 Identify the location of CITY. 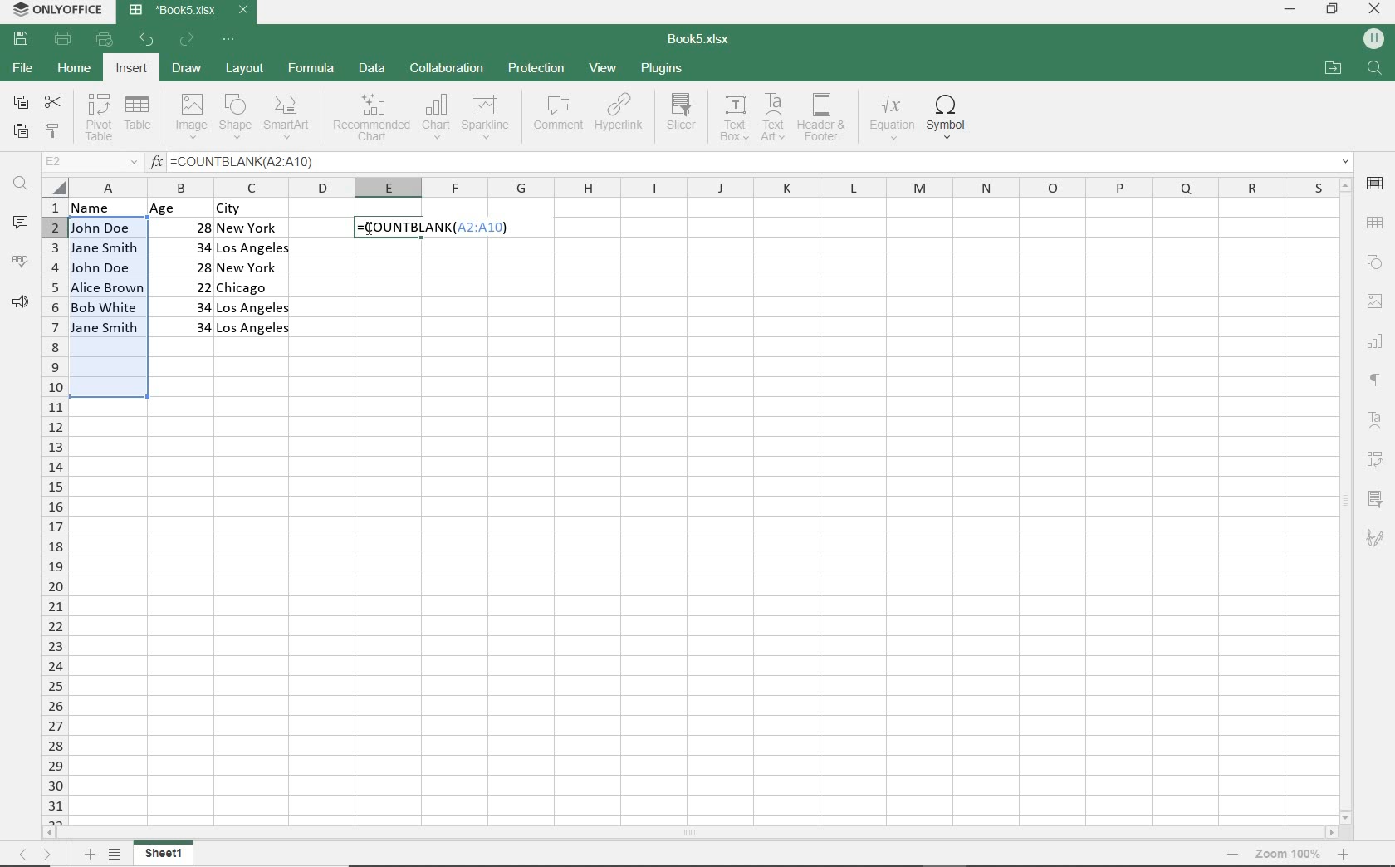
(254, 208).